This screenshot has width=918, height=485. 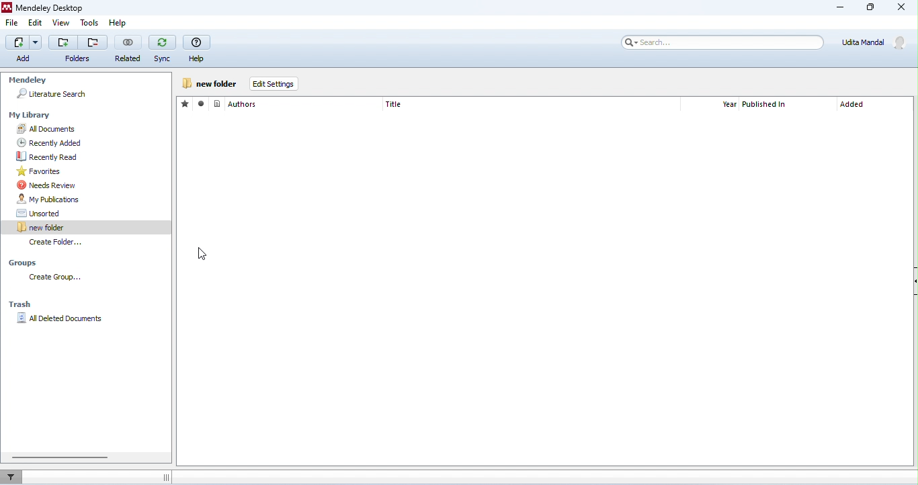 I want to click on drag to expand, so click(x=165, y=478).